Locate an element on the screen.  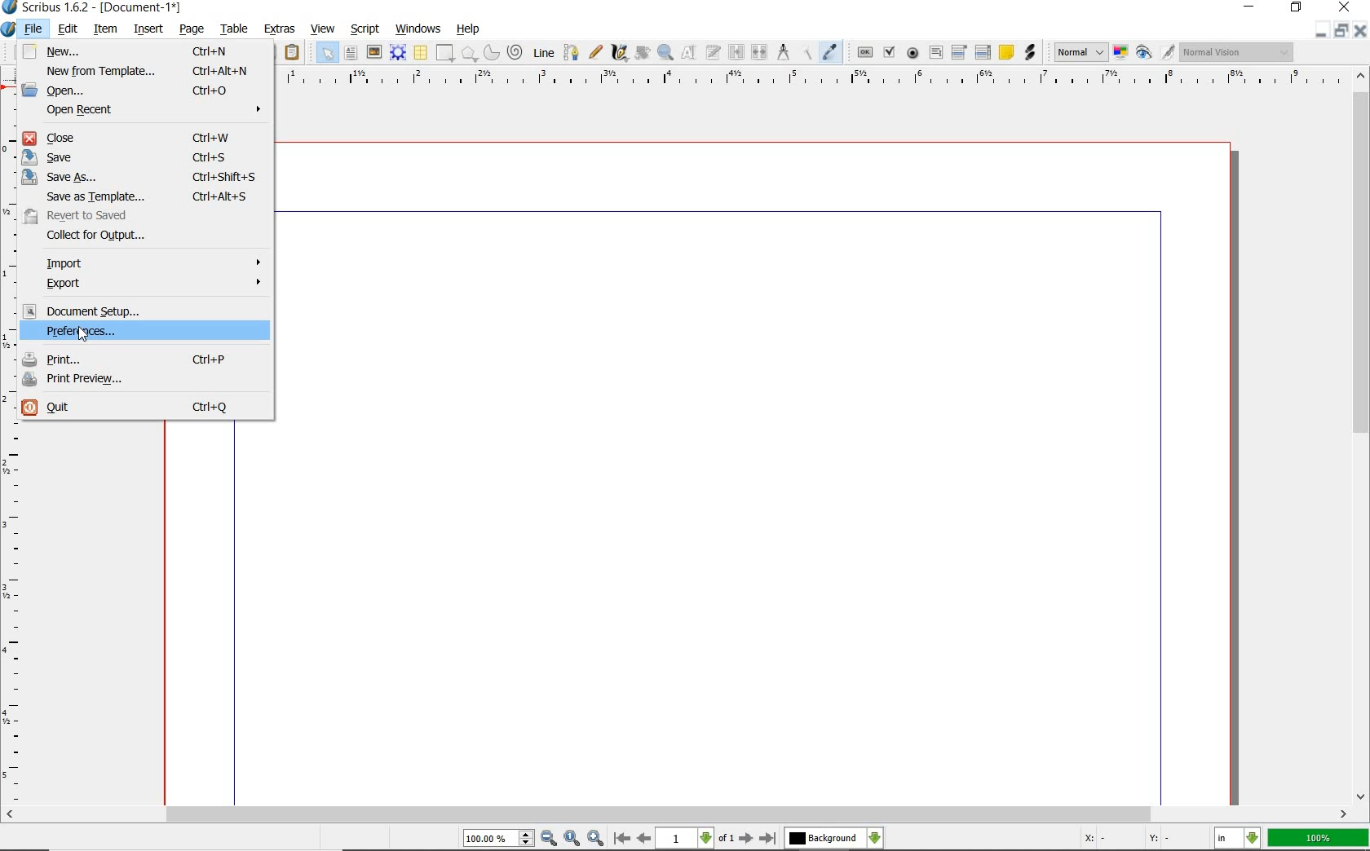
line is located at coordinates (542, 53).